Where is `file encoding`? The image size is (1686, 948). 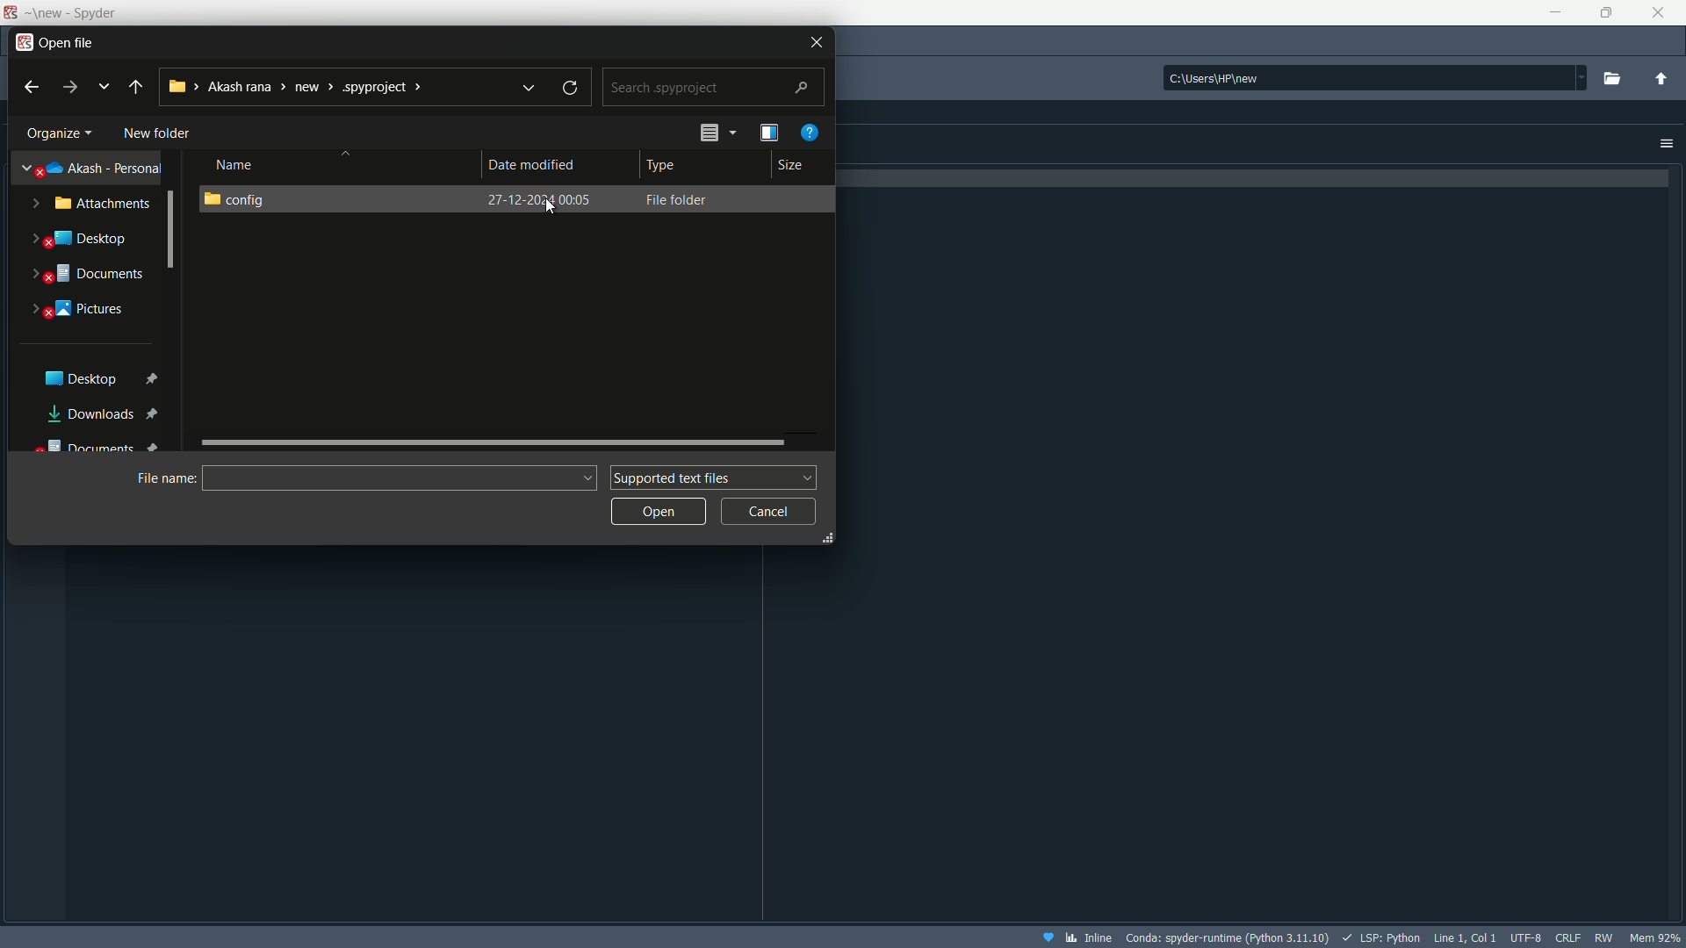 file encoding is located at coordinates (1526, 937).